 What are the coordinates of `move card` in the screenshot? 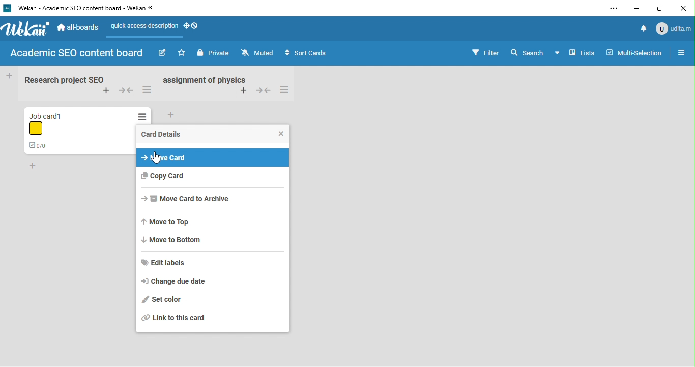 It's located at (213, 159).